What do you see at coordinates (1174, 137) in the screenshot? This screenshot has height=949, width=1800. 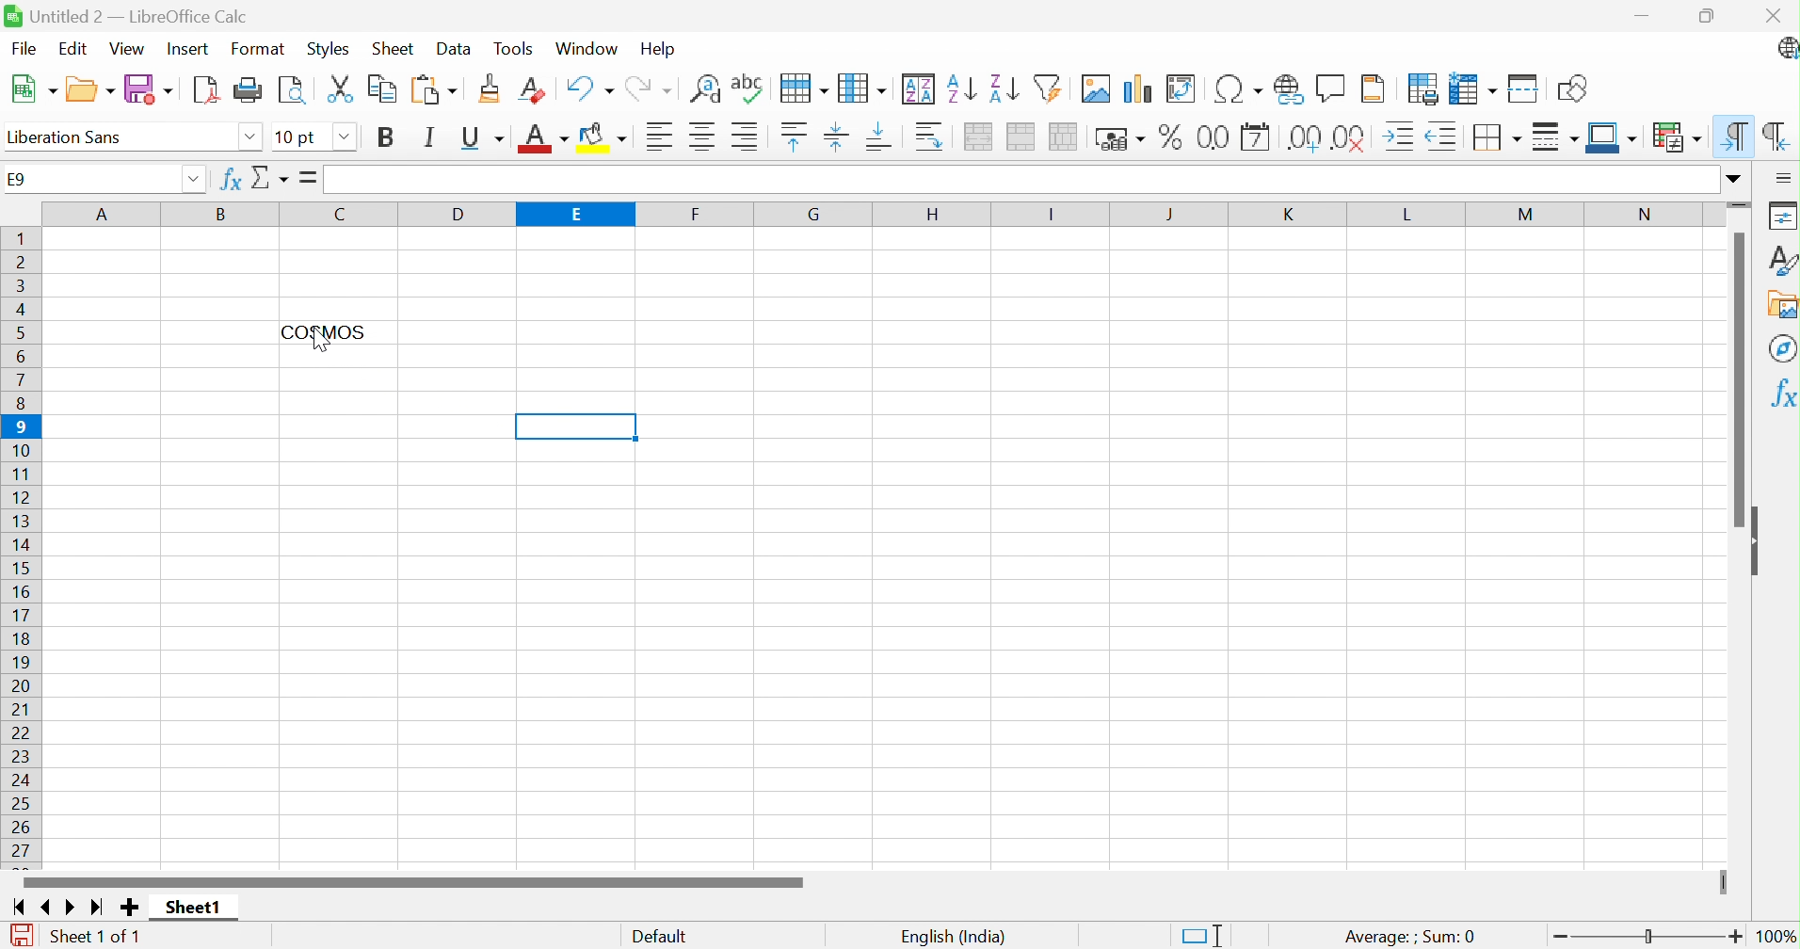 I see `Format as percent` at bounding box center [1174, 137].